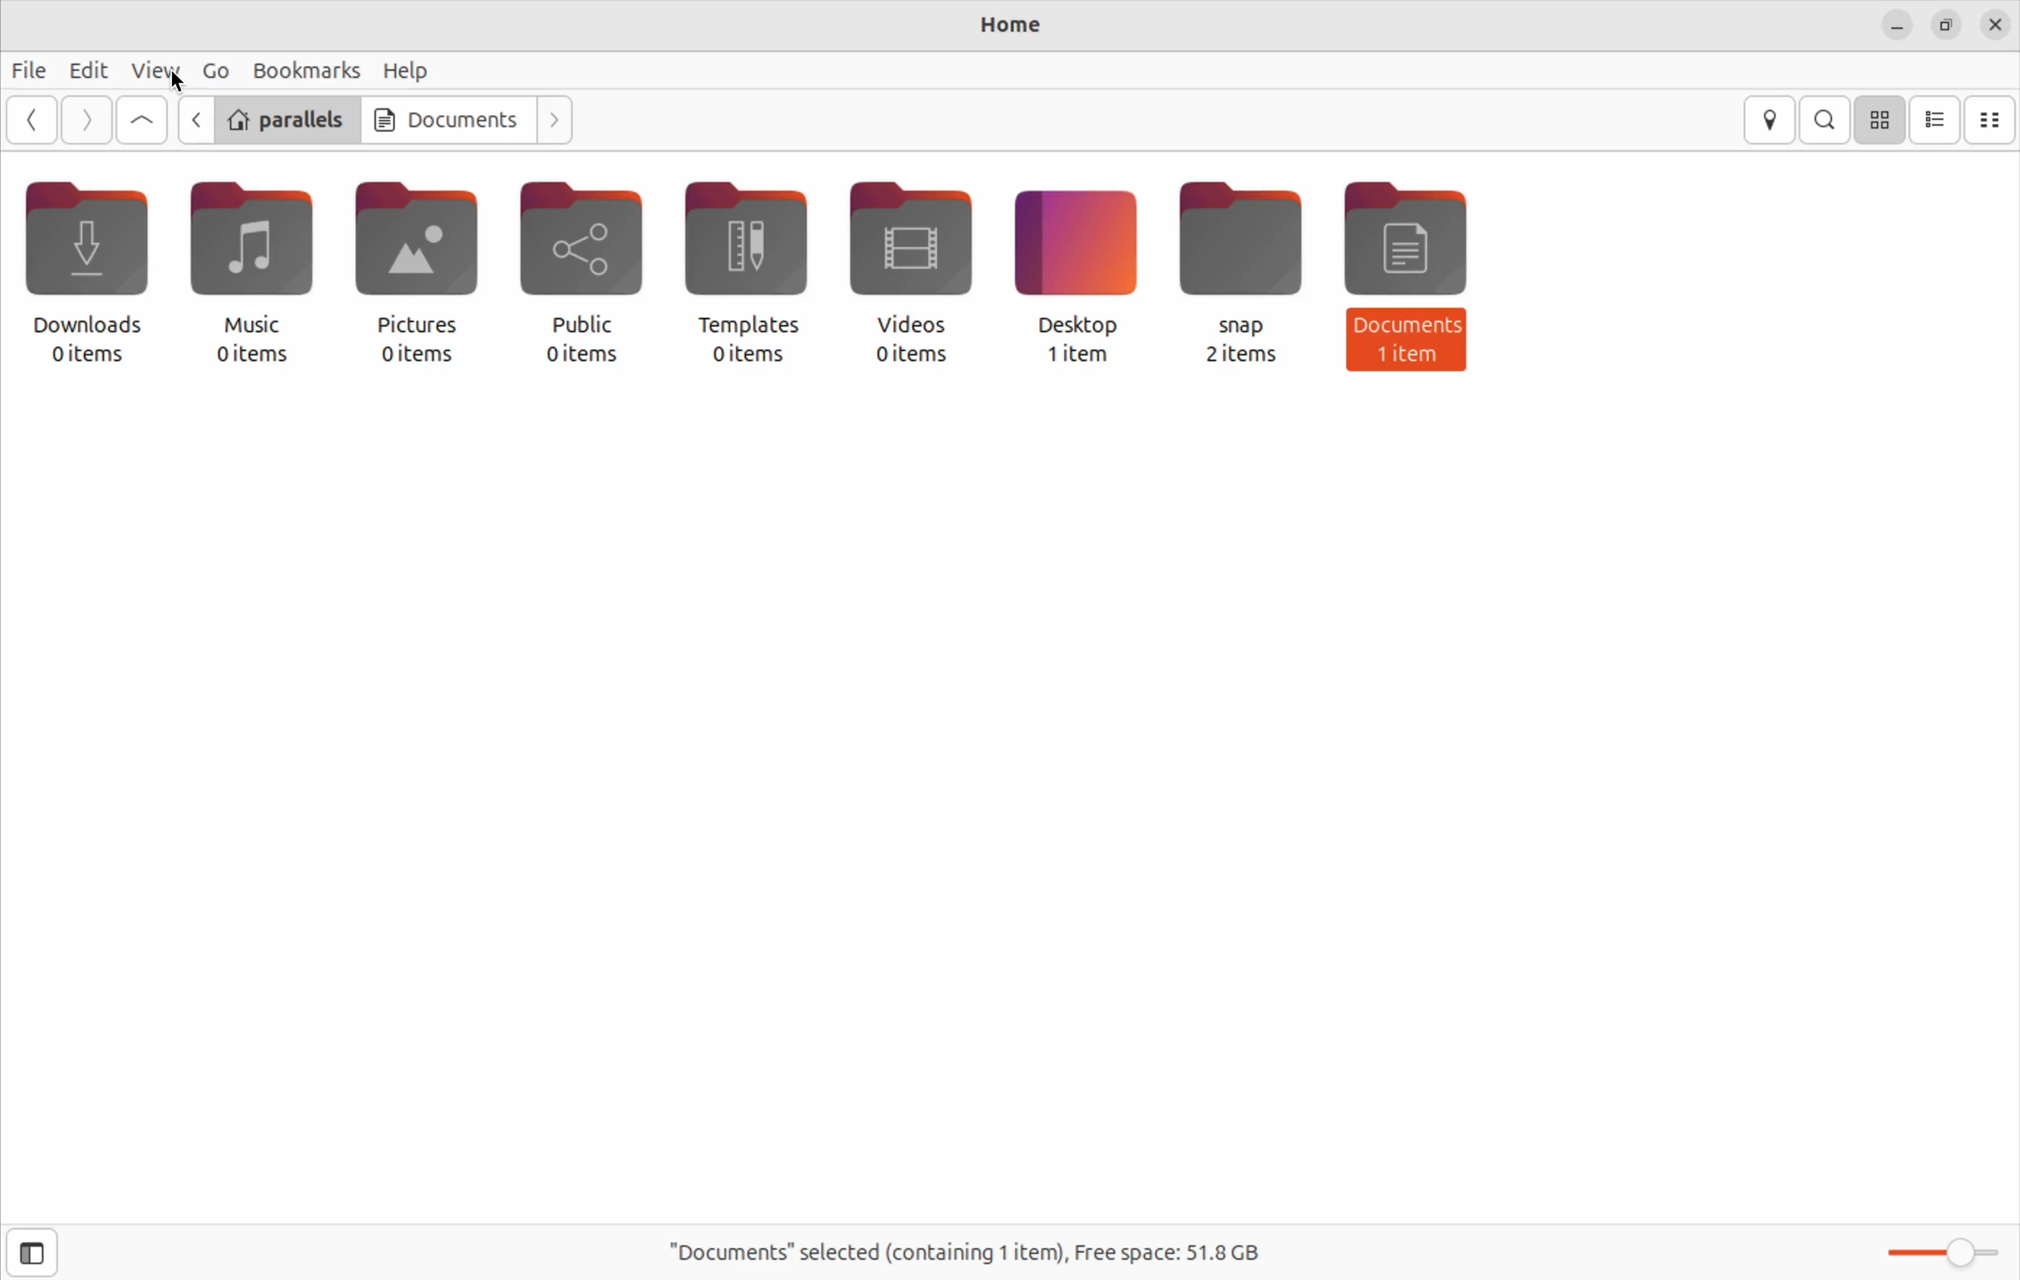 The height and width of the screenshot is (1280, 2020). Describe the element at coordinates (82, 117) in the screenshot. I see `go next` at that location.